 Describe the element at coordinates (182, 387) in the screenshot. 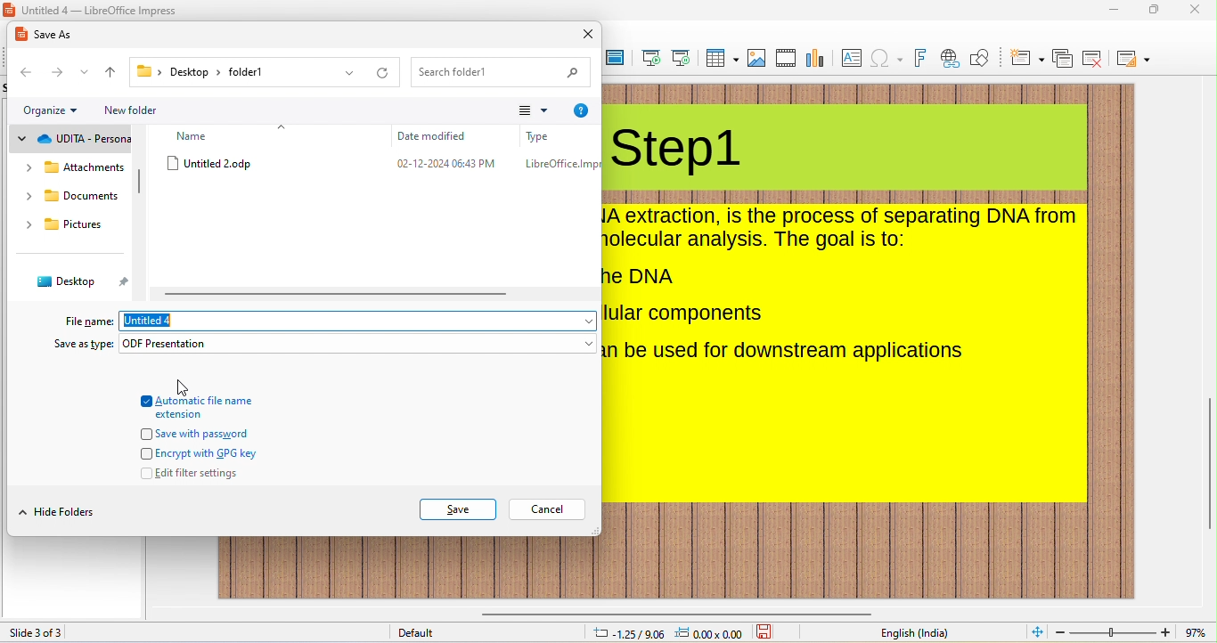

I see `cursor` at that location.